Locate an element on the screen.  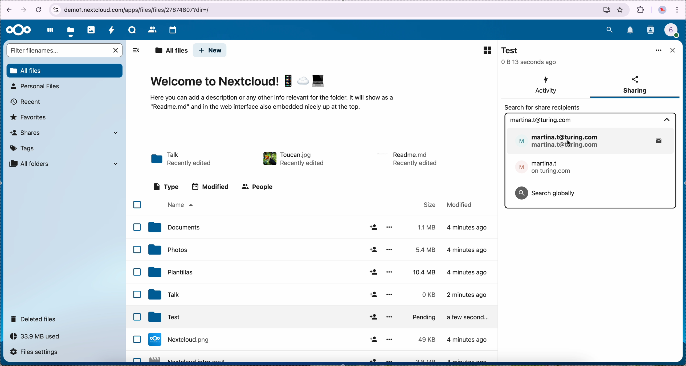
click on new button is located at coordinates (210, 51).